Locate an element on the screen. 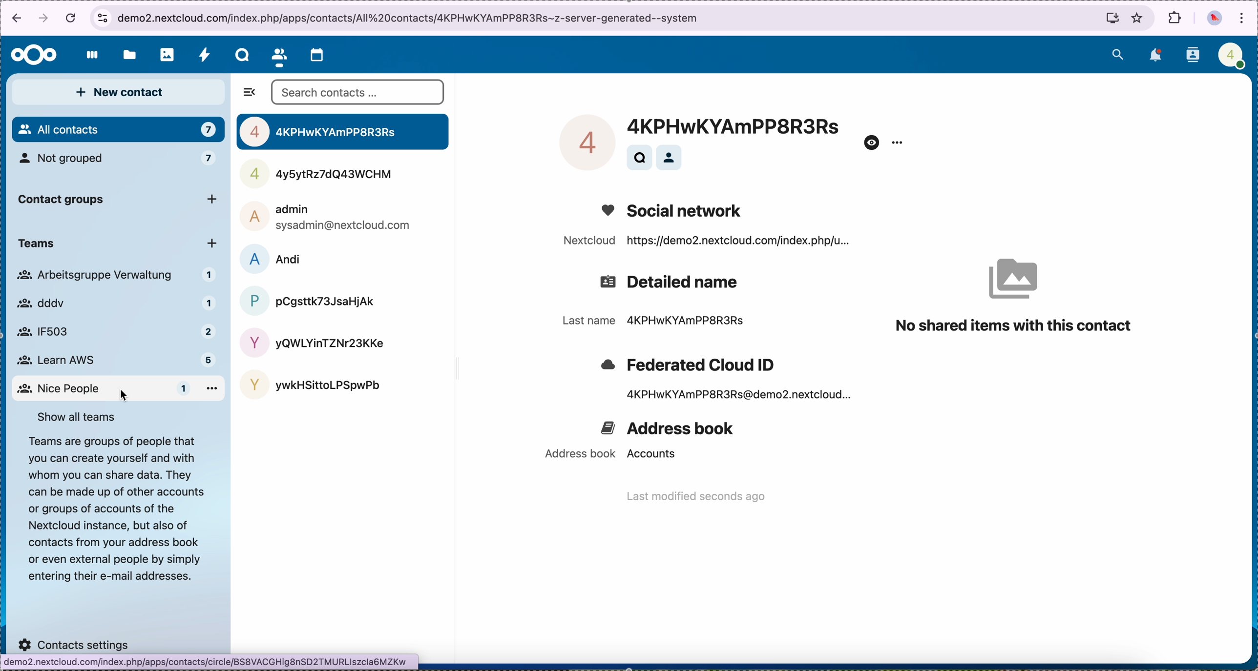 This screenshot has height=671, width=1258. photos is located at coordinates (164, 54).